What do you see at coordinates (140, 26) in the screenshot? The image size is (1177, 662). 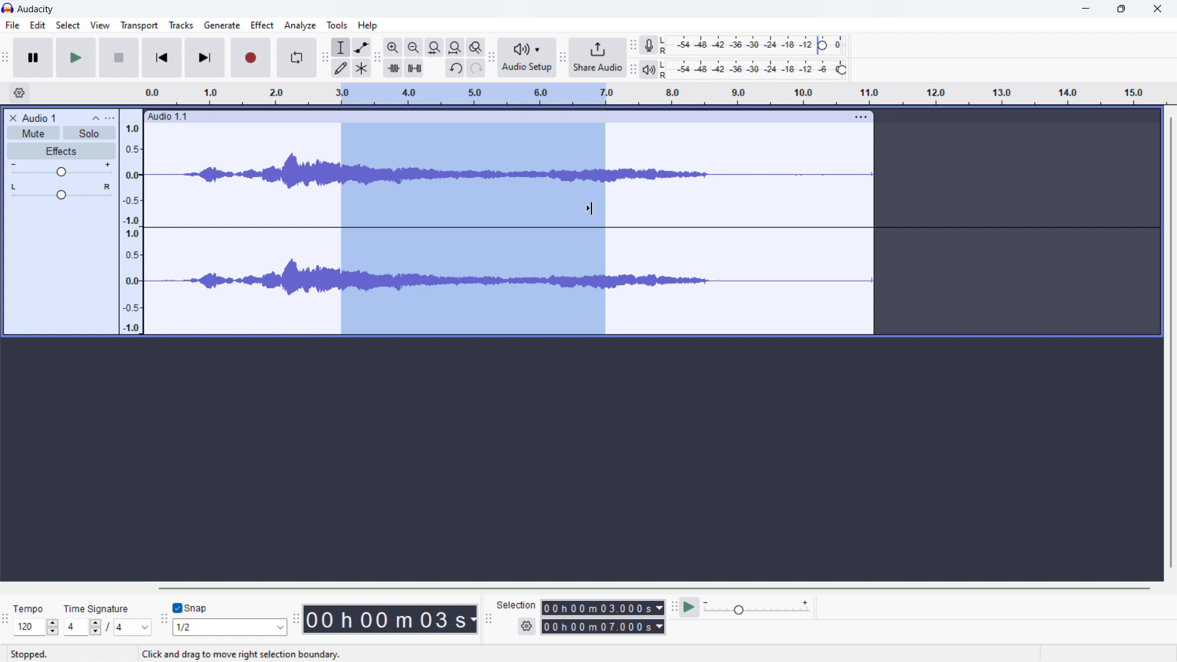 I see `transport` at bounding box center [140, 26].